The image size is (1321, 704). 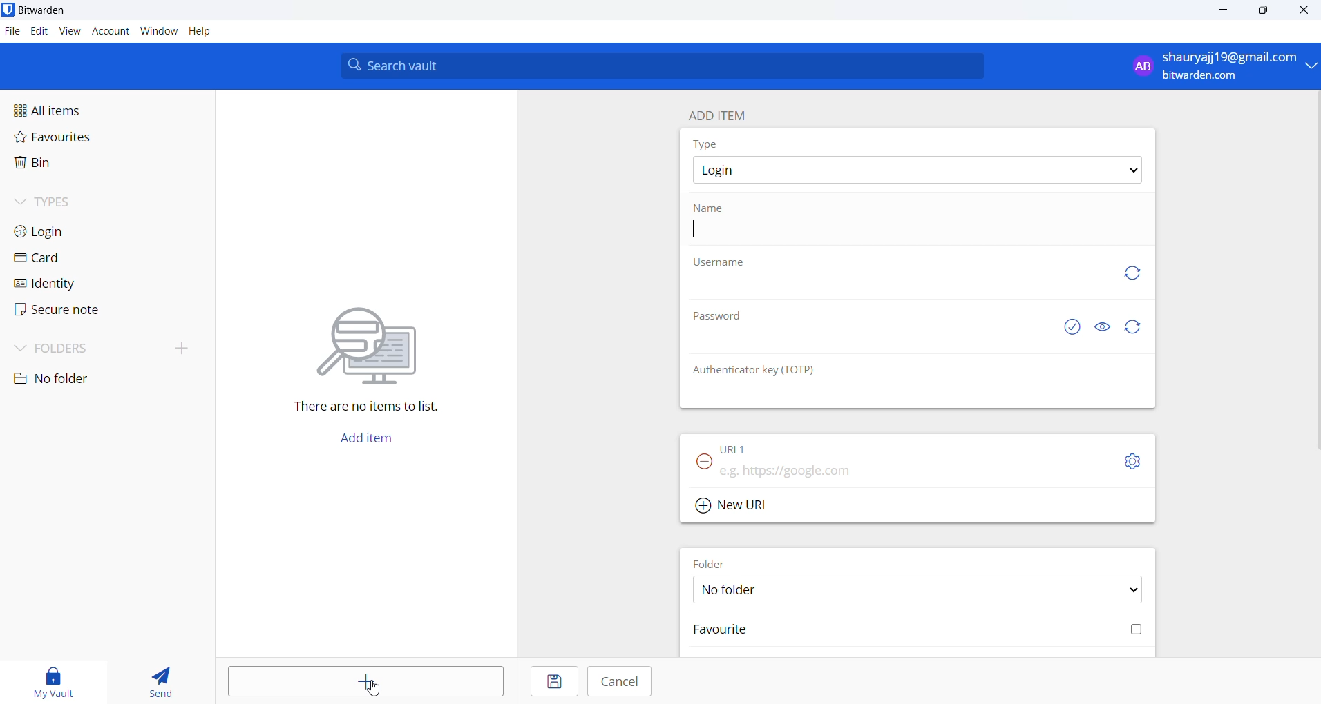 I want to click on Save, so click(x=551, y=683).